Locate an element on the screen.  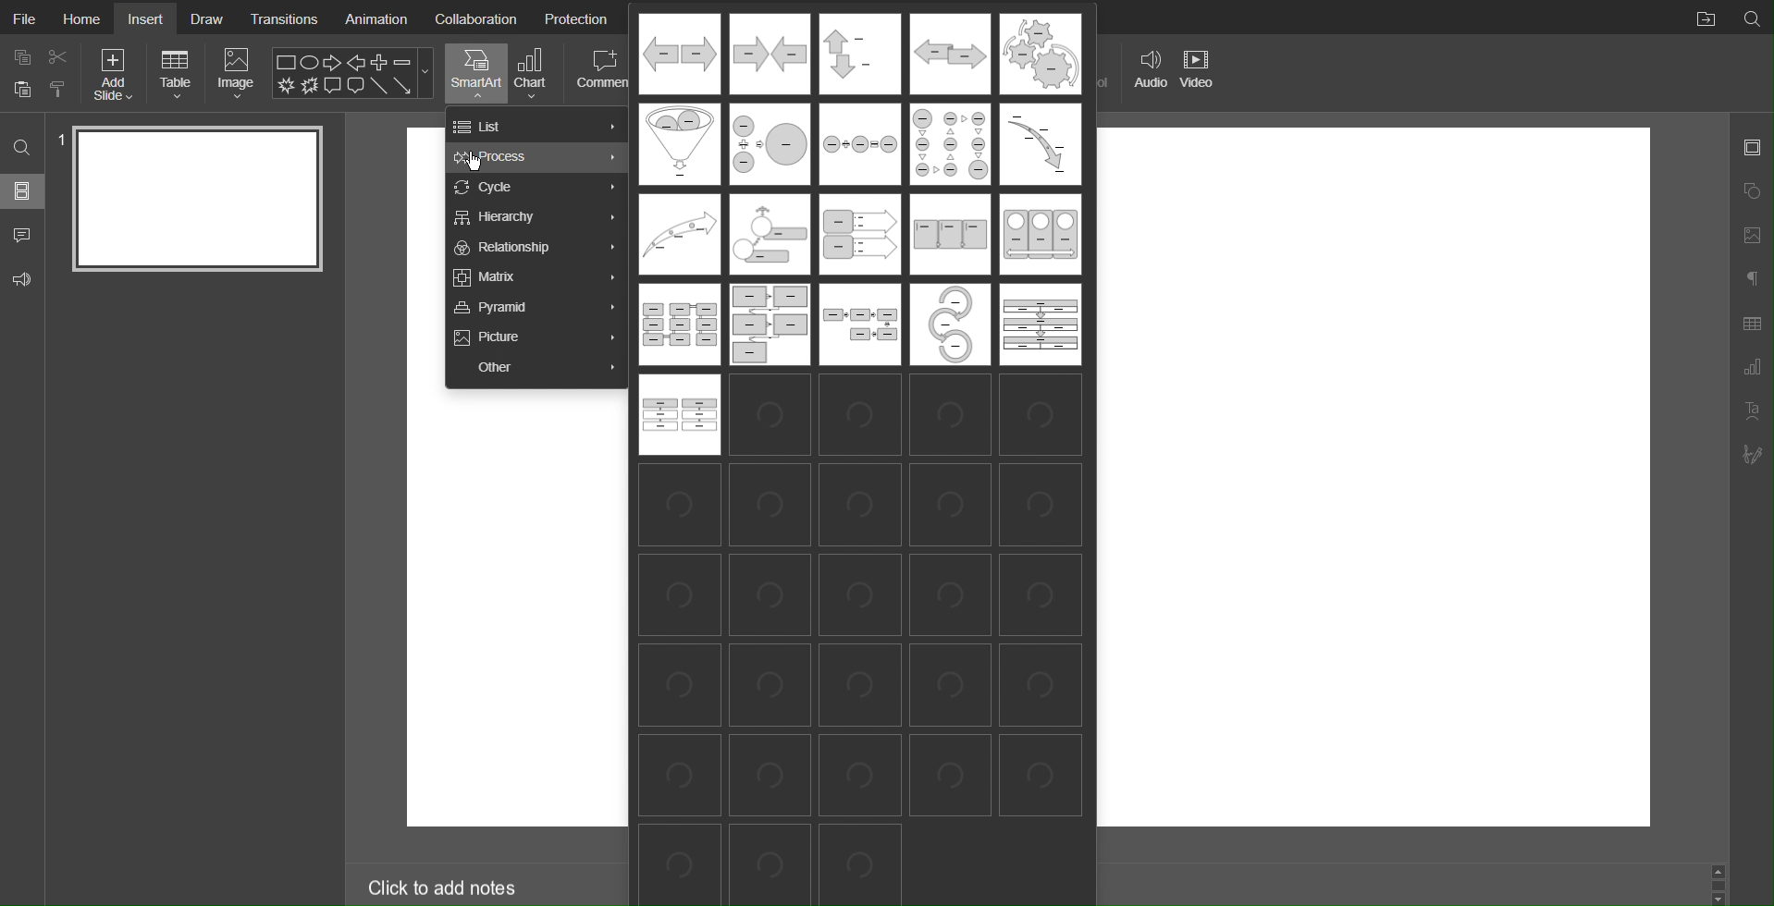
Process Template 6 is located at coordinates (679, 144).